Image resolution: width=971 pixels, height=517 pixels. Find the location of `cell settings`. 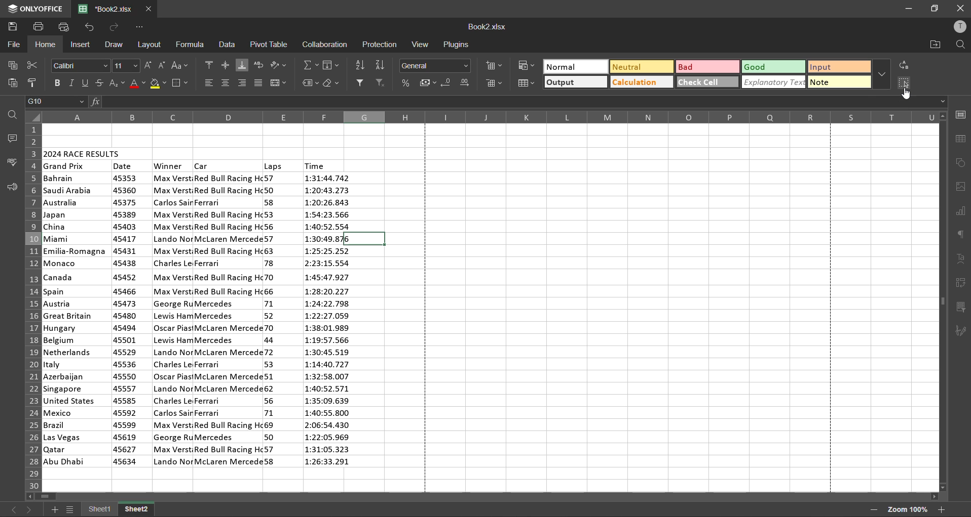

cell settings is located at coordinates (961, 115).